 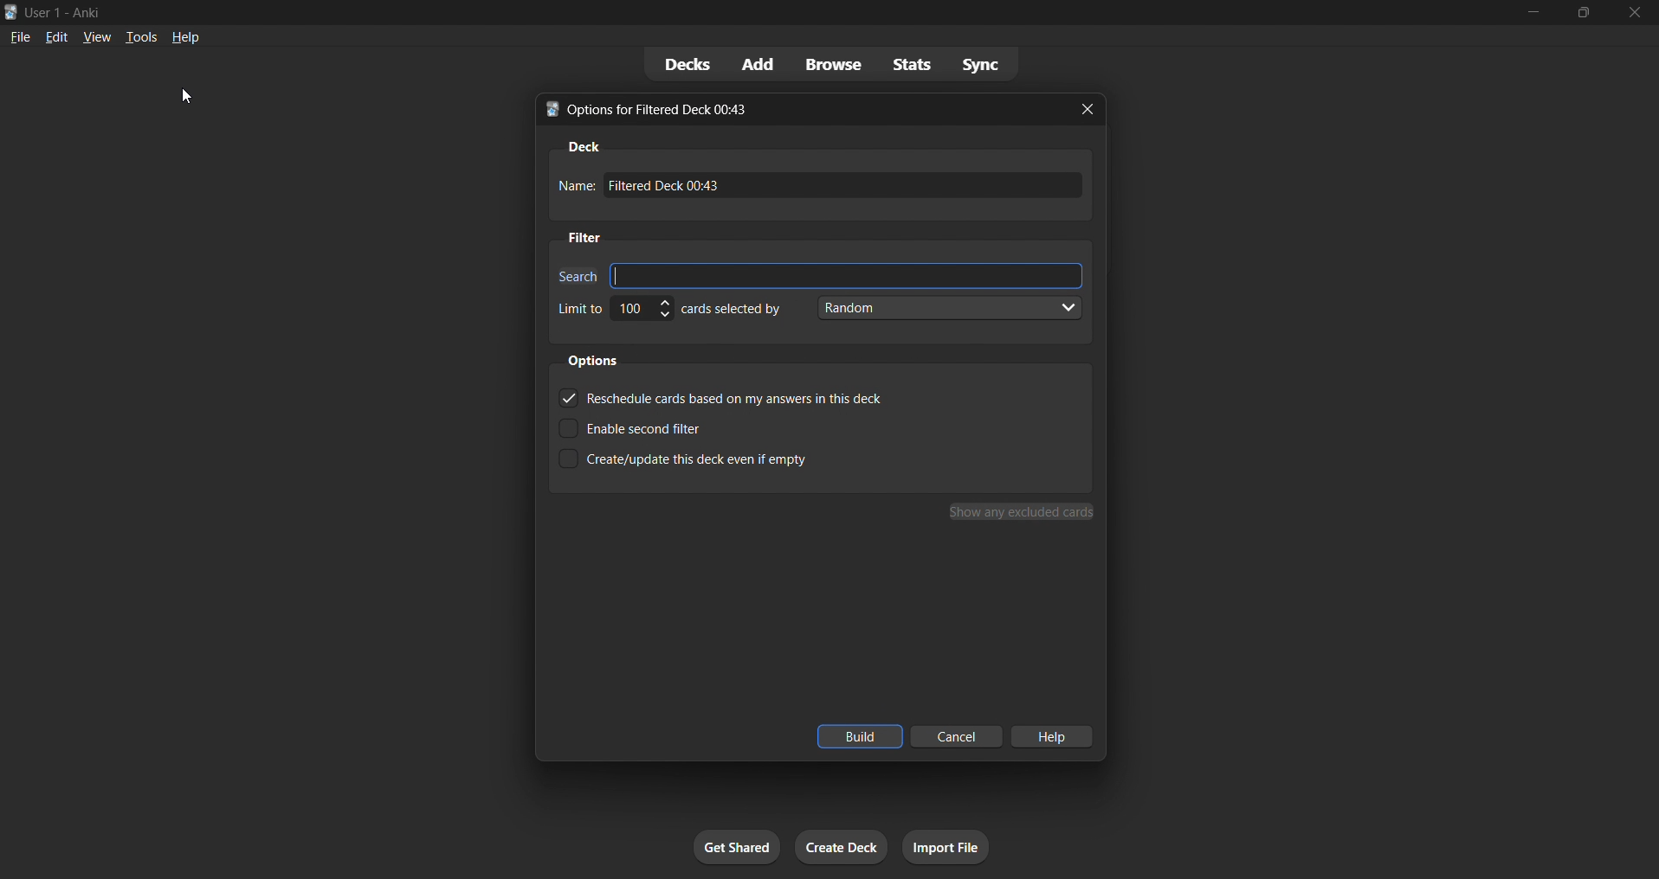 What do you see at coordinates (952, 737) in the screenshot?
I see `cancel` at bounding box center [952, 737].